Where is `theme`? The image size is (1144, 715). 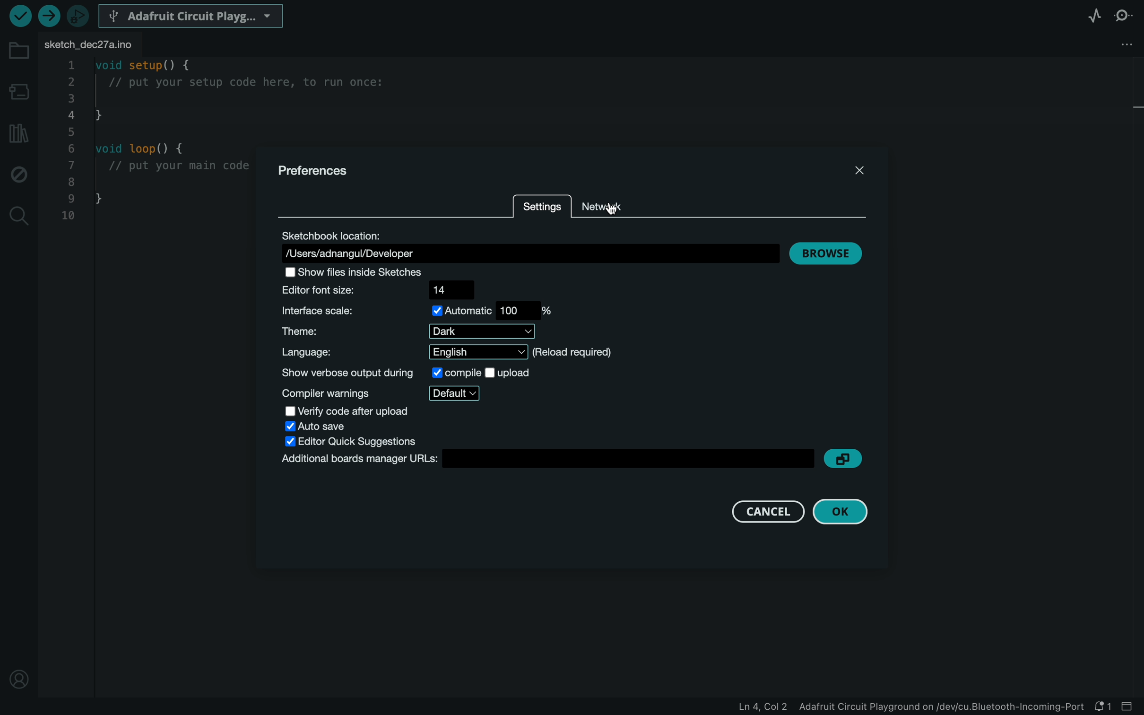 theme is located at coordinates (401, 332).